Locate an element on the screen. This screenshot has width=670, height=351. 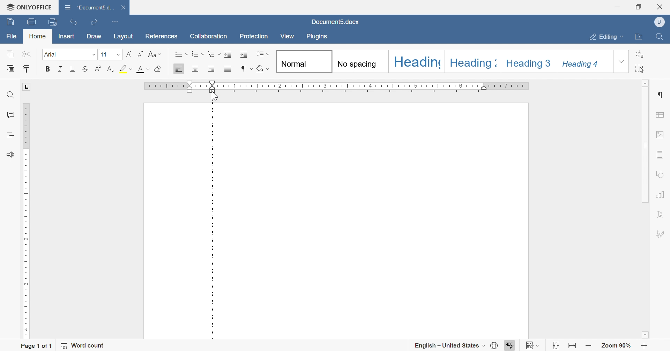
Align Right is located at coordinates (212, 69).